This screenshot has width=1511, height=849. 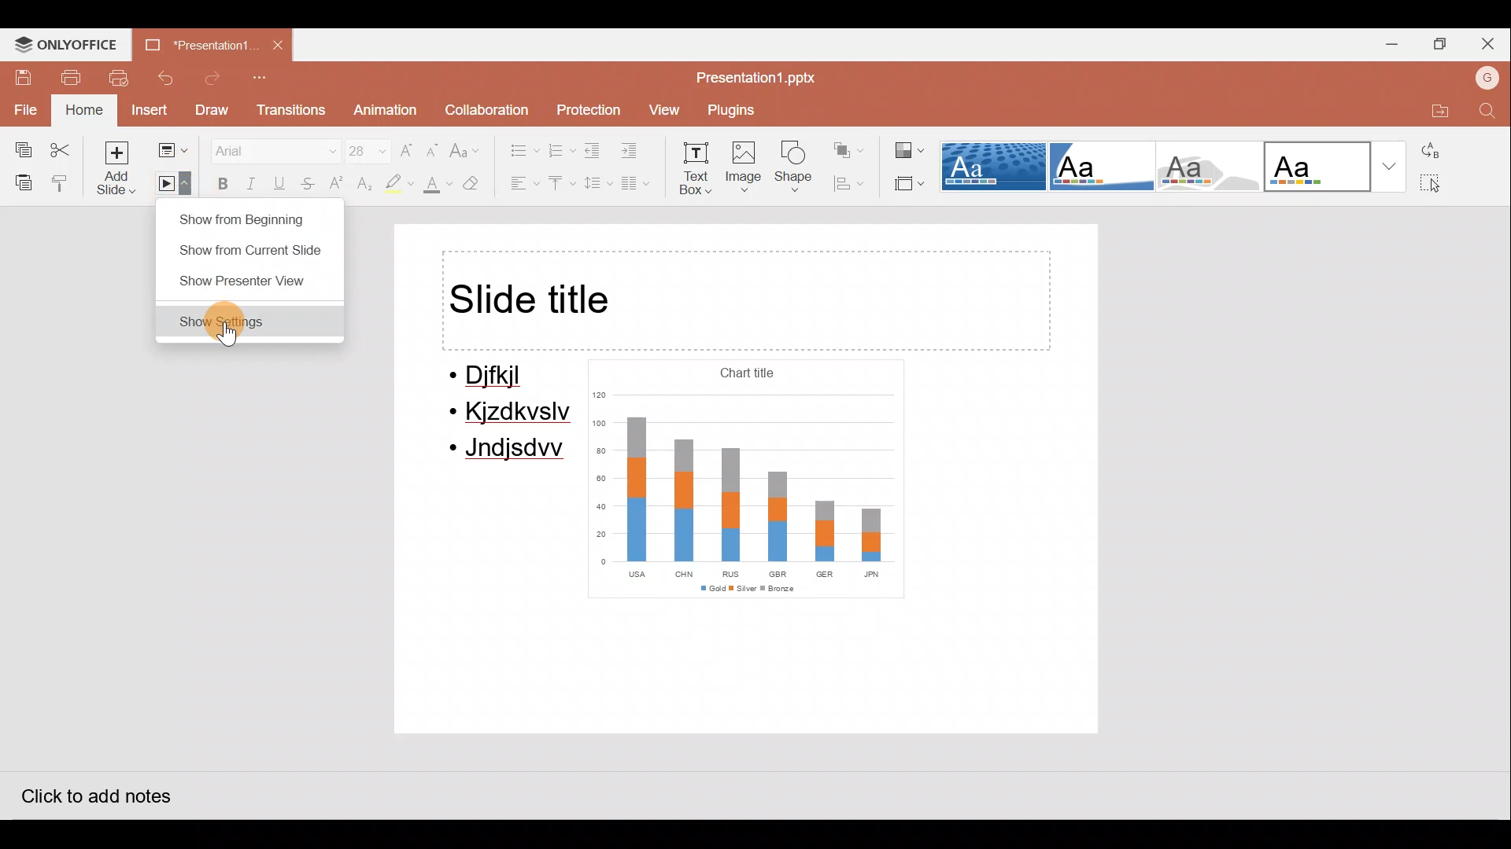 What do you see at coordinates (490, 108) in the screenshot?
I see `Collaboration` at bounding box center [490, 108].